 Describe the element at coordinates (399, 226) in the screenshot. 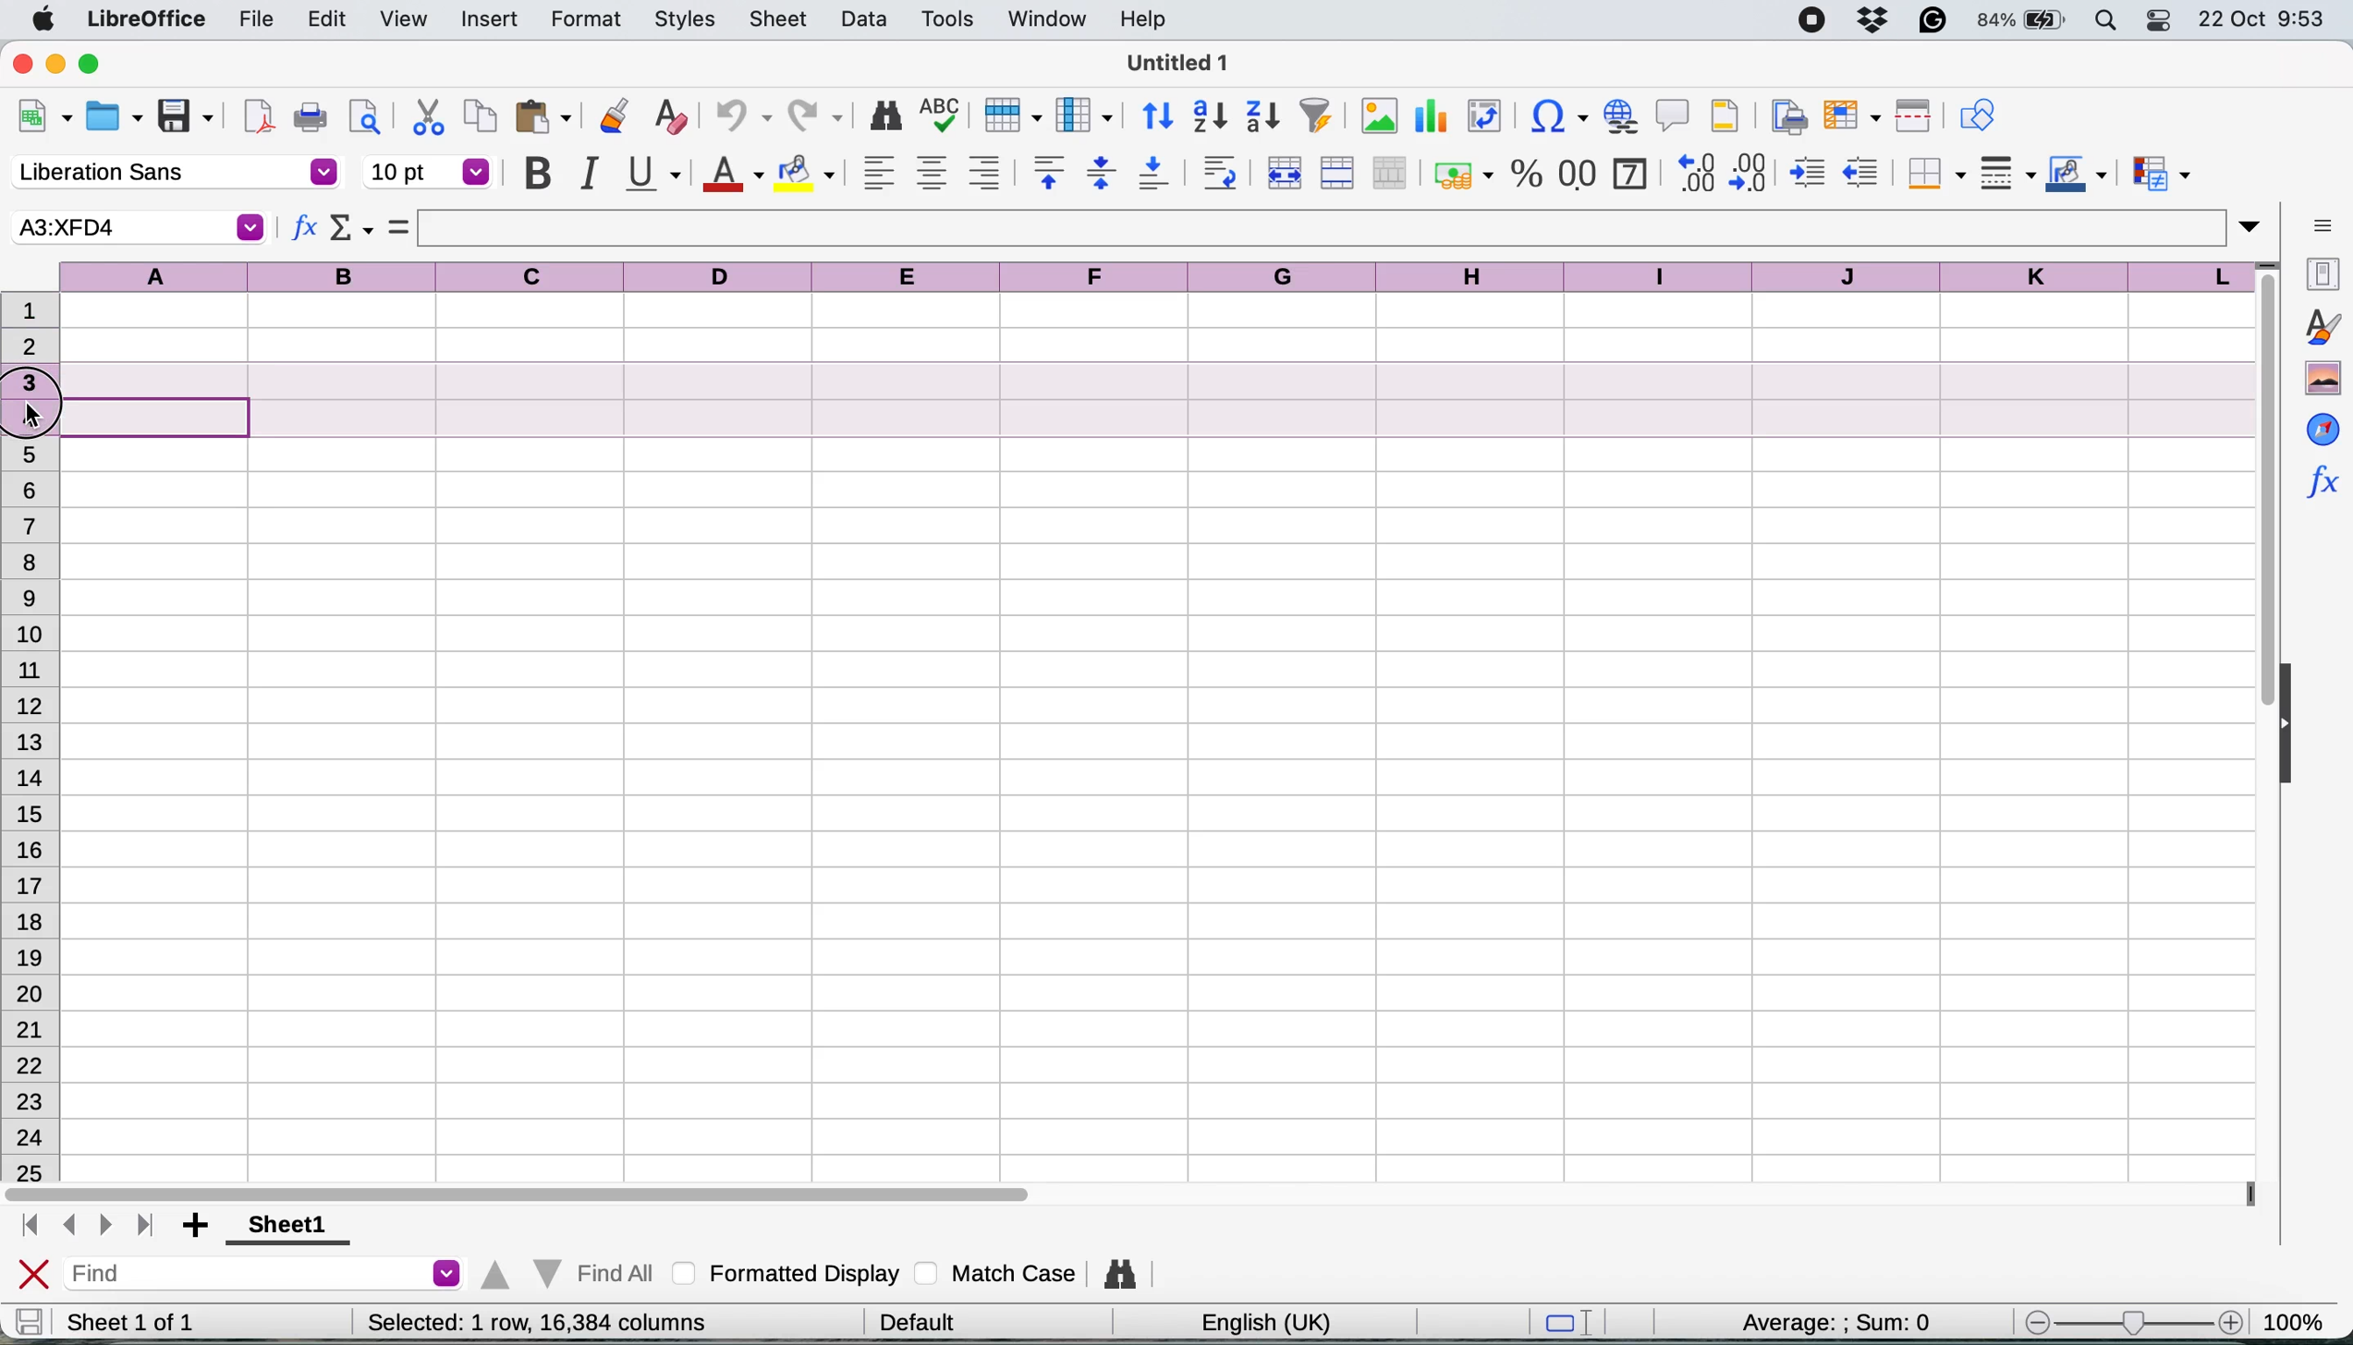

I see `formula ` at that location.